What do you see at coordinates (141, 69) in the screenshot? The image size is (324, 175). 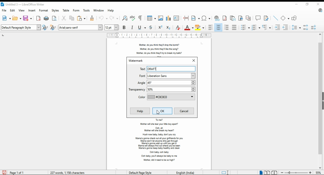 I see `text` at bounding box center [141, 69].